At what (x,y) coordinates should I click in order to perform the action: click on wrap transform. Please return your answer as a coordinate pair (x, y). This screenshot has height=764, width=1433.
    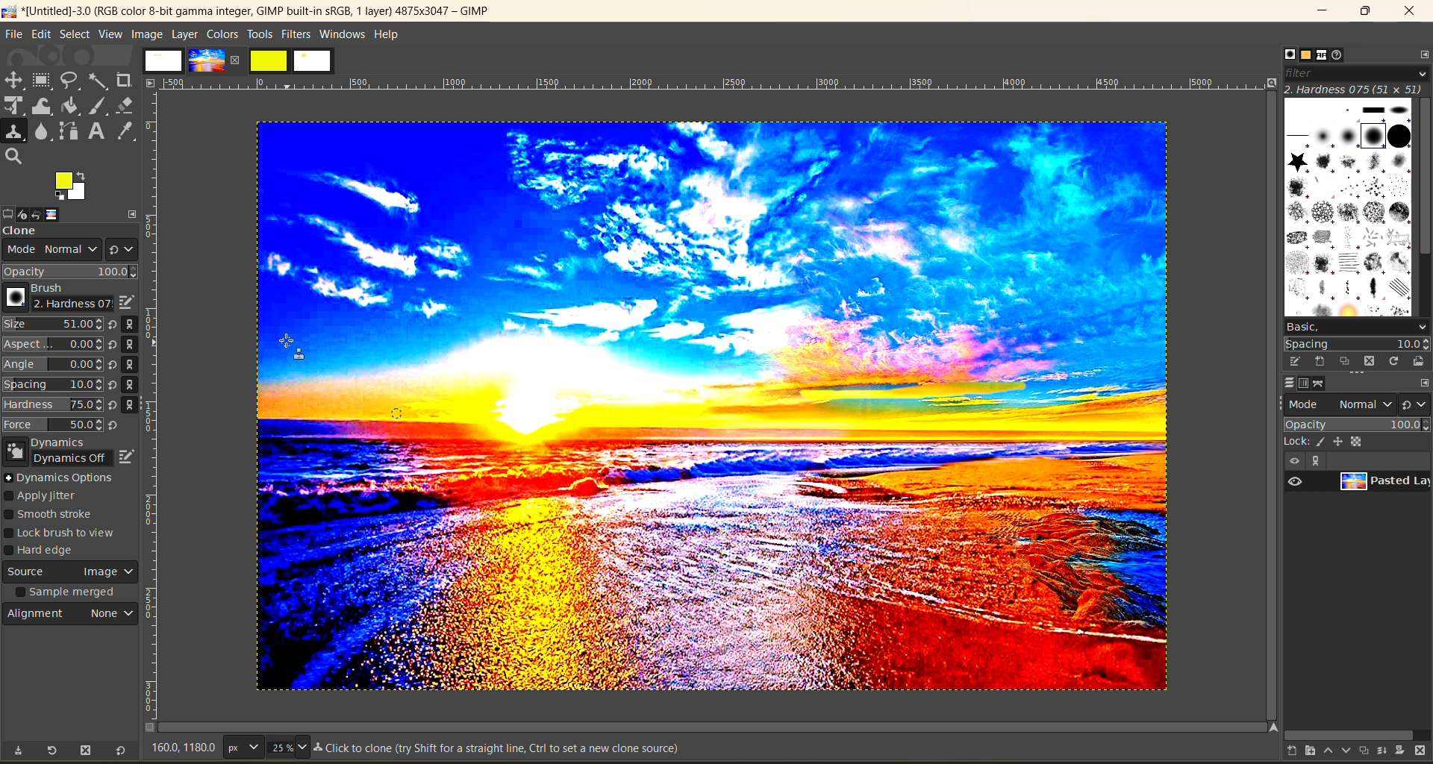
    Looking at the image, I should click on (43, 107).